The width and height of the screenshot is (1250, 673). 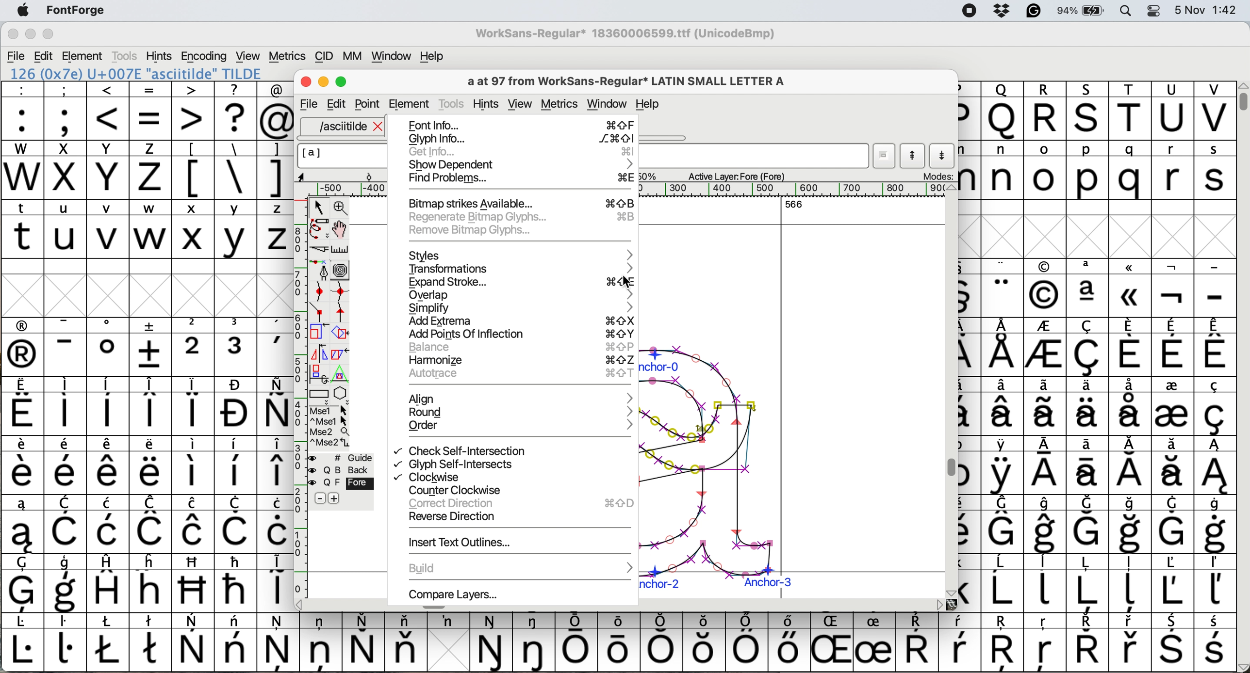 I want to click on symbol, so click(x=152, y=641).